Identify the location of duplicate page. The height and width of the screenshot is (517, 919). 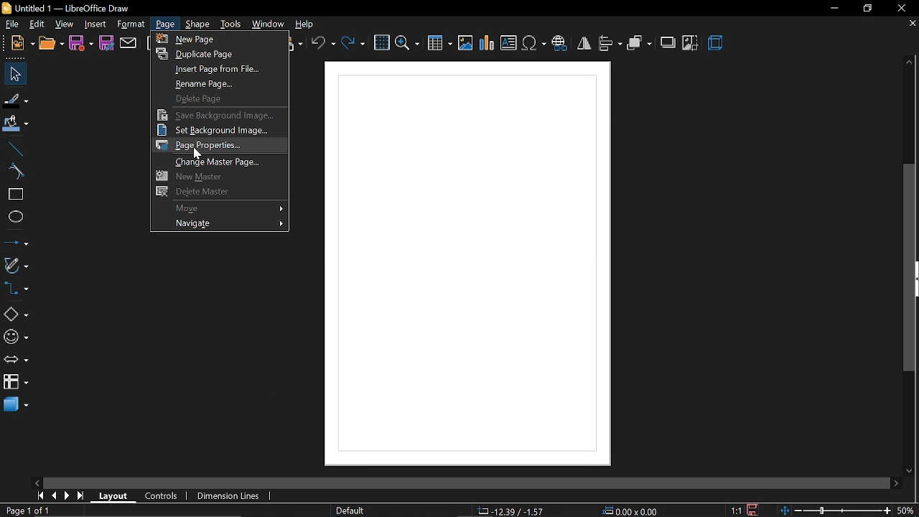
(220, 54).